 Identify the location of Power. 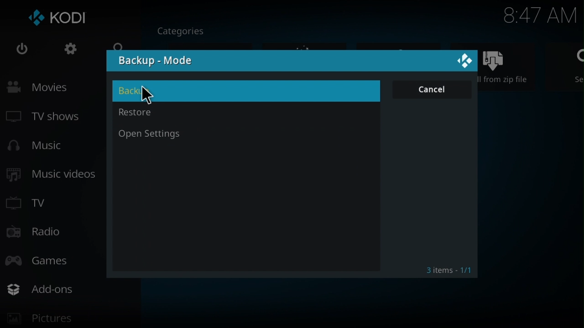
(22, 51).